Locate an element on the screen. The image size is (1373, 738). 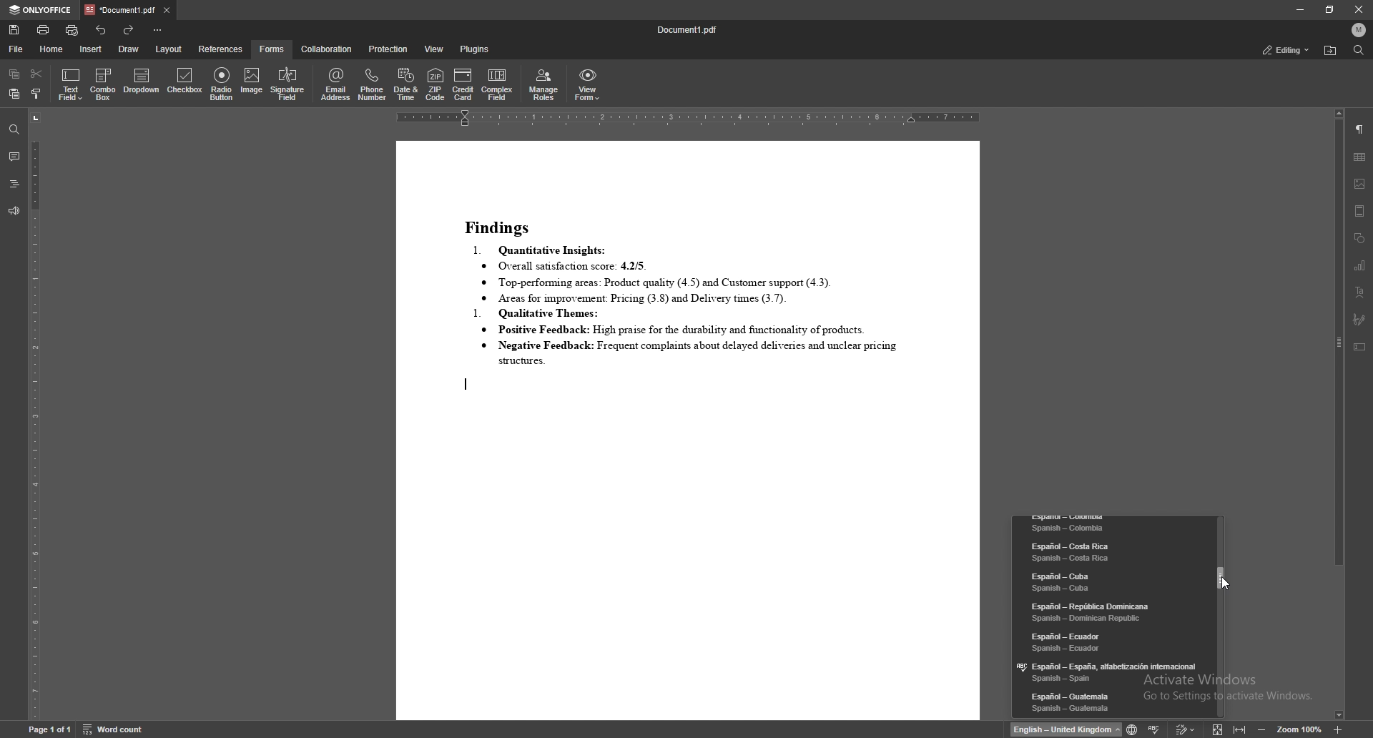
scroll bar is located at coordinates (1339, 416).